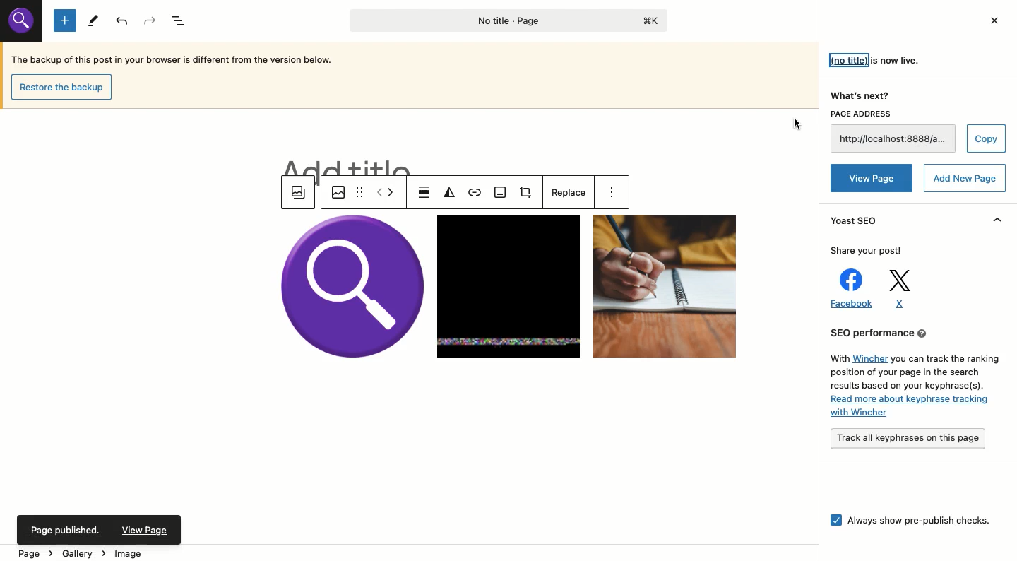 The height and width of the screenshot is (561, 1017). Describe the element at coordinates (153, 20) in the screenshot. I see `Redo` at that location.